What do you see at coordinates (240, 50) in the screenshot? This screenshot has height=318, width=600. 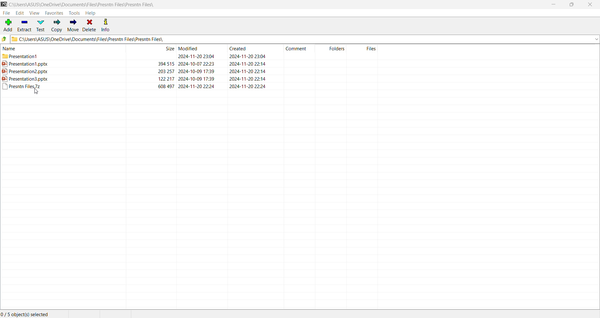 I see `Created` at bounding box center [240, 50].